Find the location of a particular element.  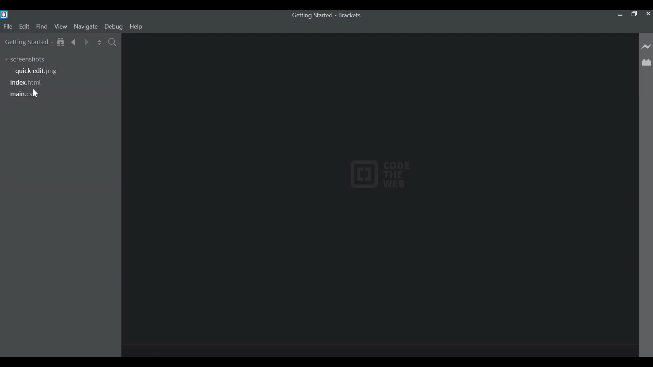

Restore is located at coordinates (634, 14).